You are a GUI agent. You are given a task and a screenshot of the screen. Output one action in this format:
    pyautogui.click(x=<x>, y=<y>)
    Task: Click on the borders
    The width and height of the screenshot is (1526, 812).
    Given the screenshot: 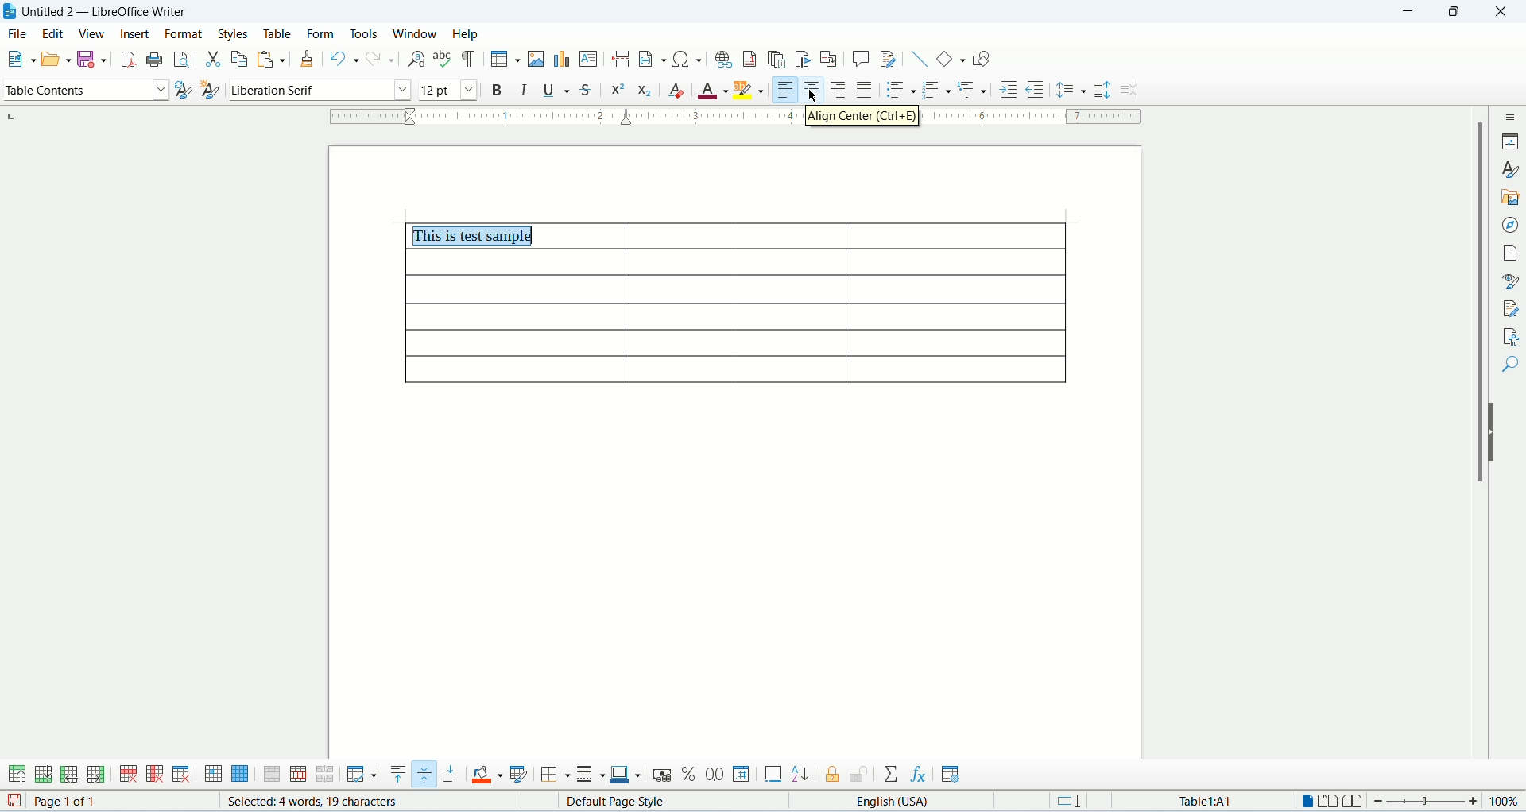 What is the action you would take?
    pyautogui.click(x=556, y=774)
    